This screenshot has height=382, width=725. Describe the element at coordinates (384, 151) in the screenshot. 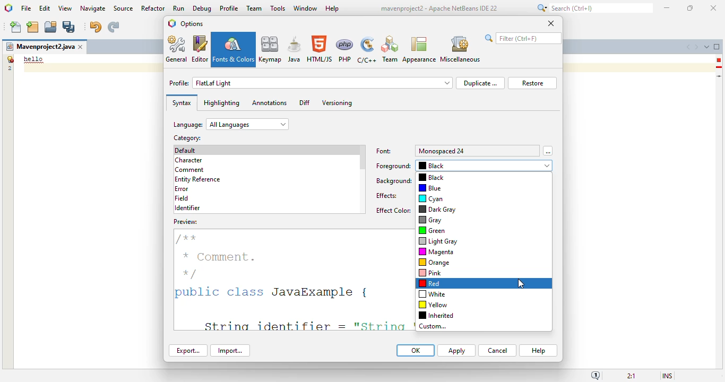

I see `font` at that location.